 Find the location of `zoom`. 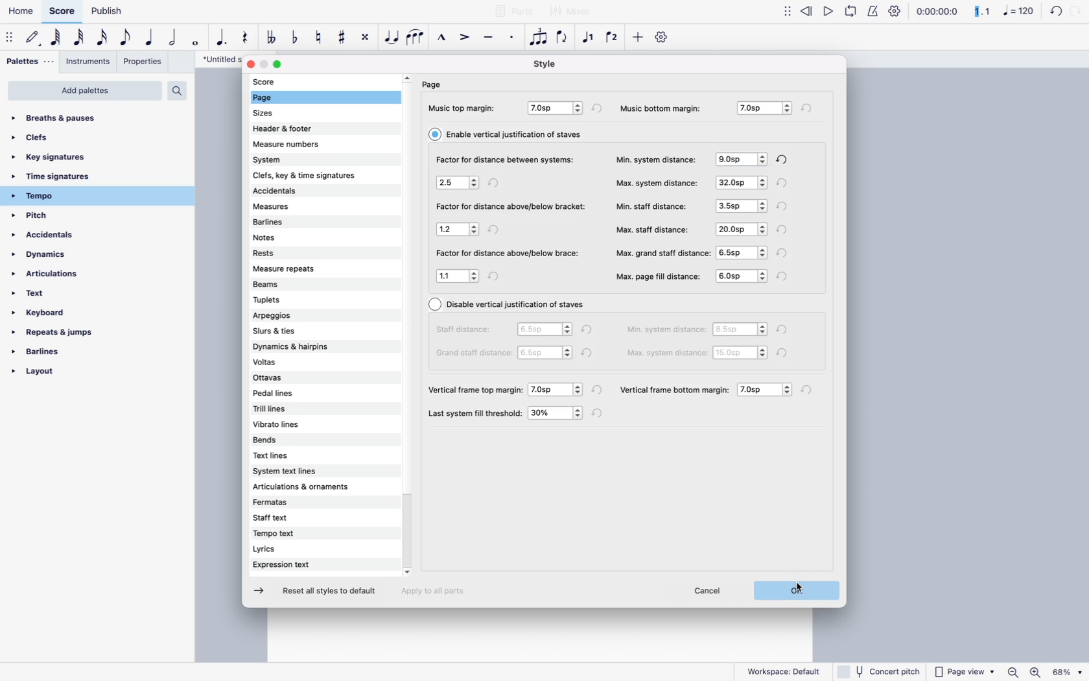

zoom is located at coordinates (1044, 673).